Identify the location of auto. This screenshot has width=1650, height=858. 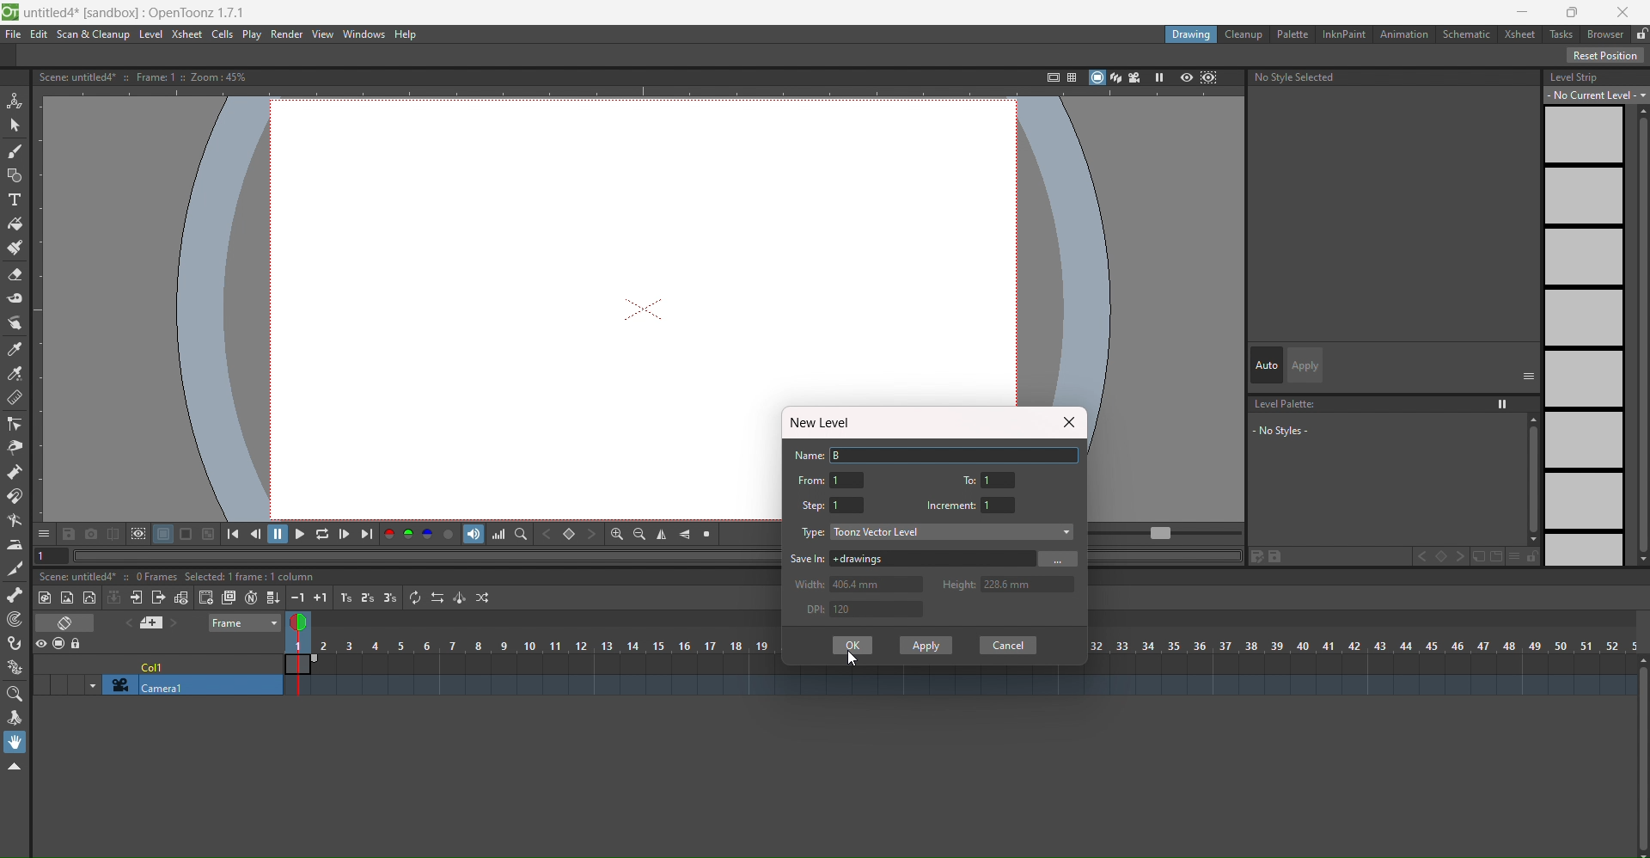
(1267, 365).